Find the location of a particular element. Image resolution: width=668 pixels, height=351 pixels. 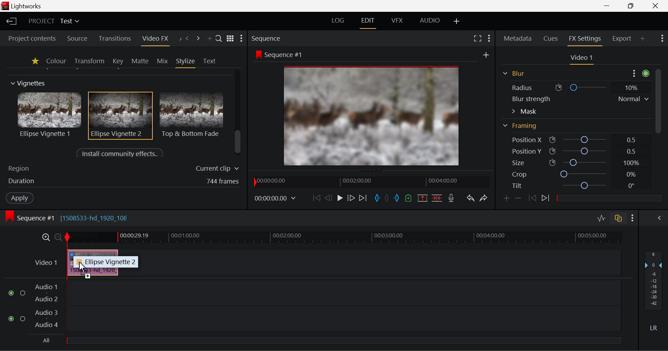

Scroll Bar is located at coordinates (657, 110).